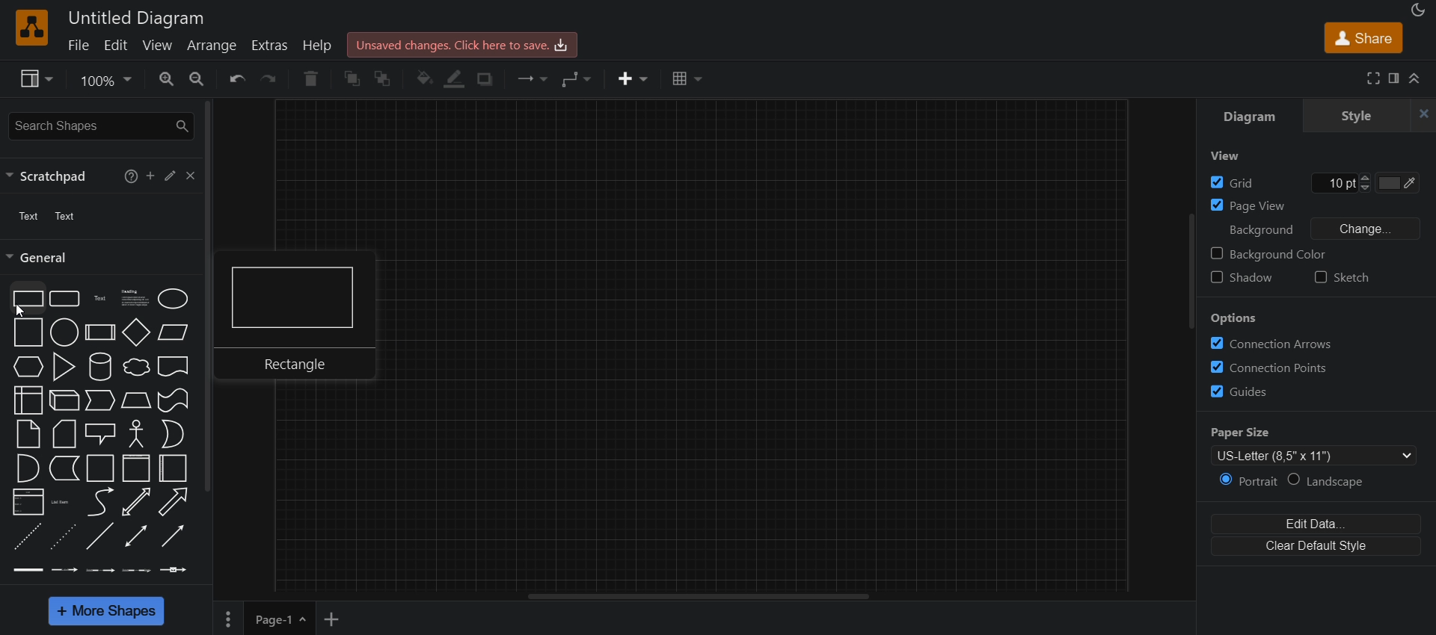  What do you see at coordinates (102, 332) in the screenshot?
I see `process` at bounding box center [102, 332].